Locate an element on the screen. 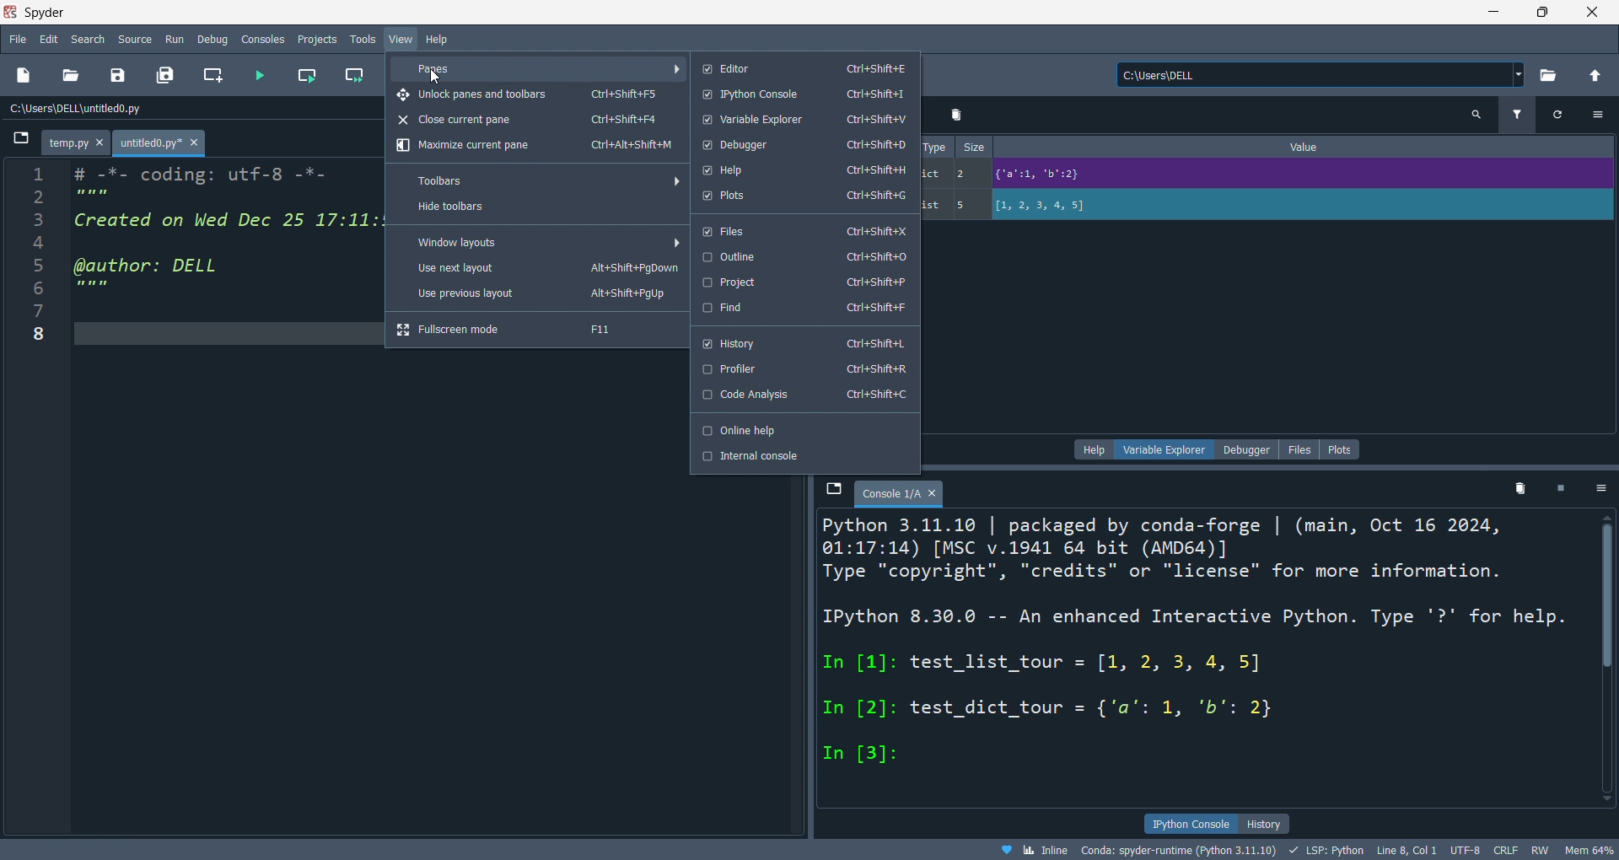  new cell is located at coordinates (211, 76).